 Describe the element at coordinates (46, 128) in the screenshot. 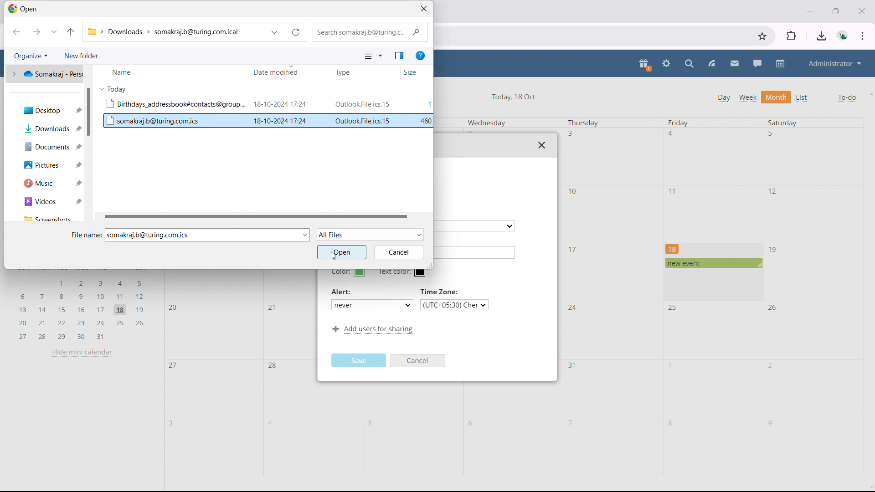

I see `Downloads` at that location.